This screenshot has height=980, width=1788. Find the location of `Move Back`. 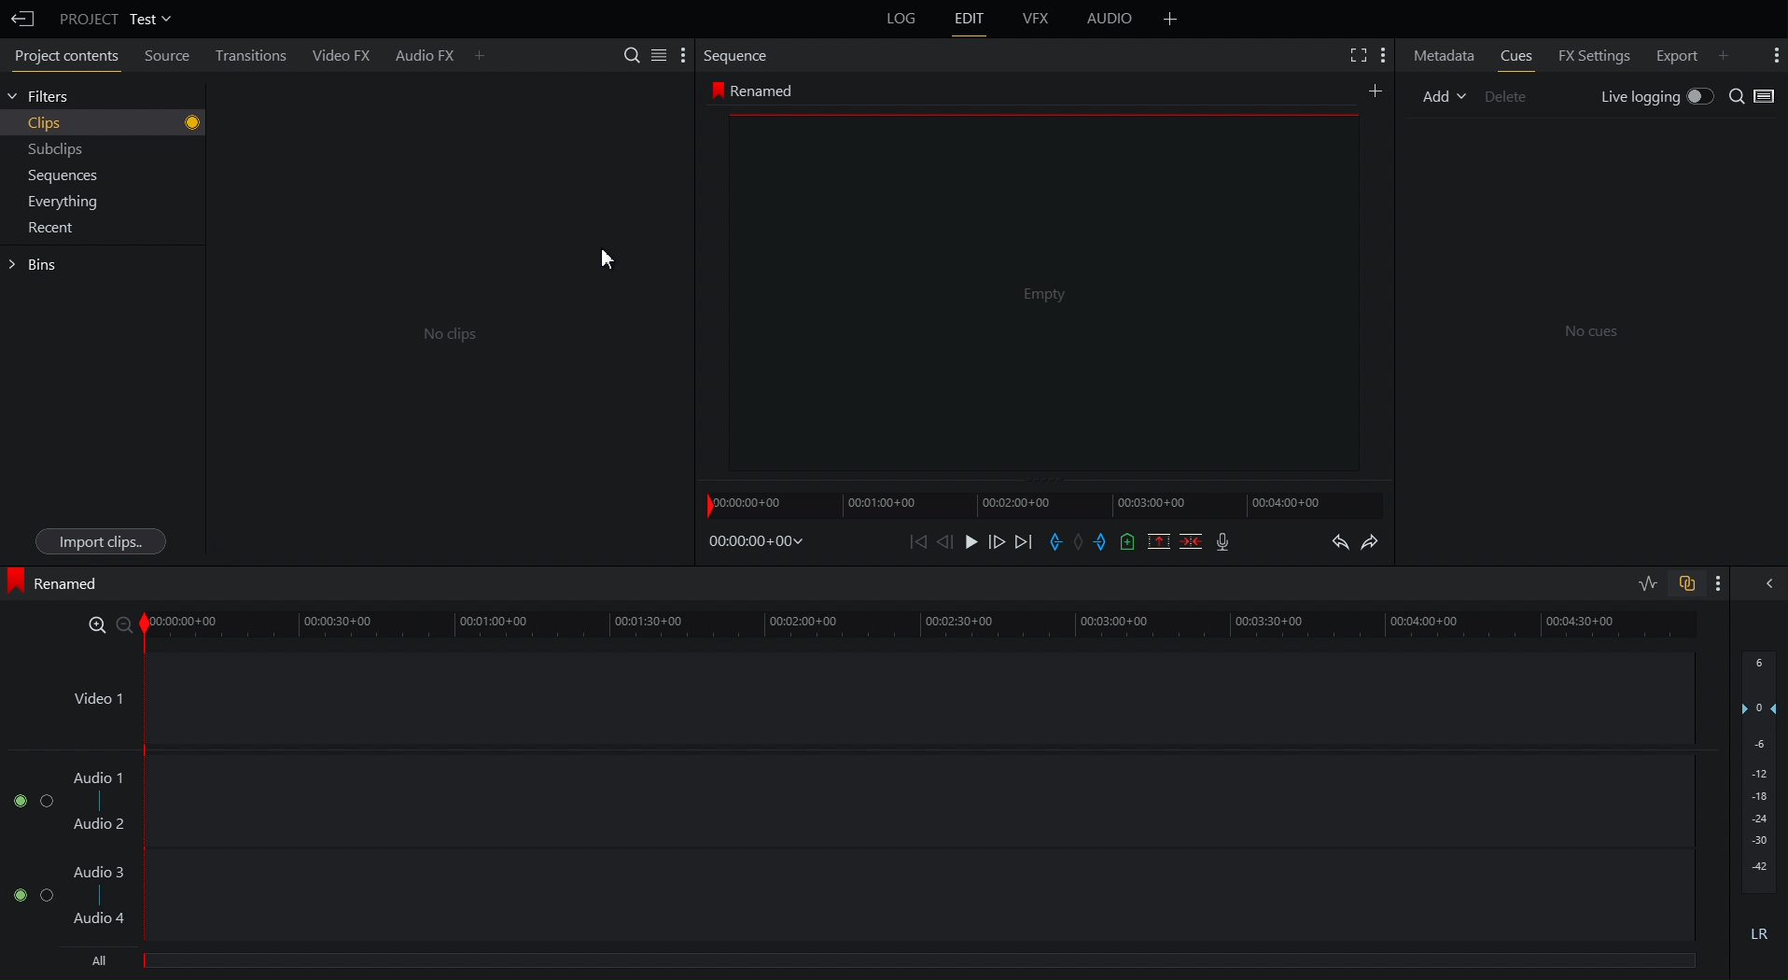

Move Back is located at coordinates (946, 541).